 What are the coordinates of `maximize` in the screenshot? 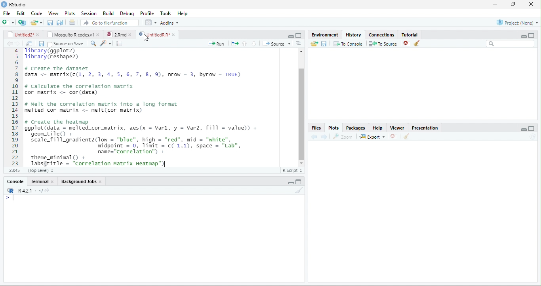 It's located at (299, 182).